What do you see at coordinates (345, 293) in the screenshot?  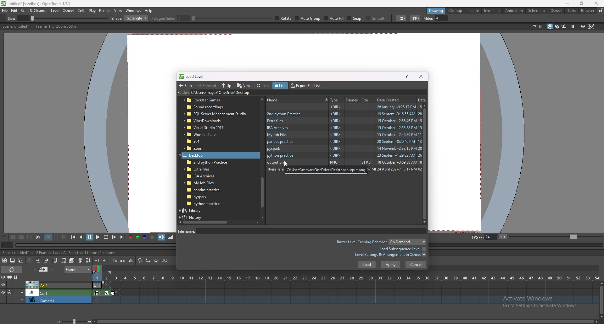 I see `timeline` at bounding box center [345, 293].